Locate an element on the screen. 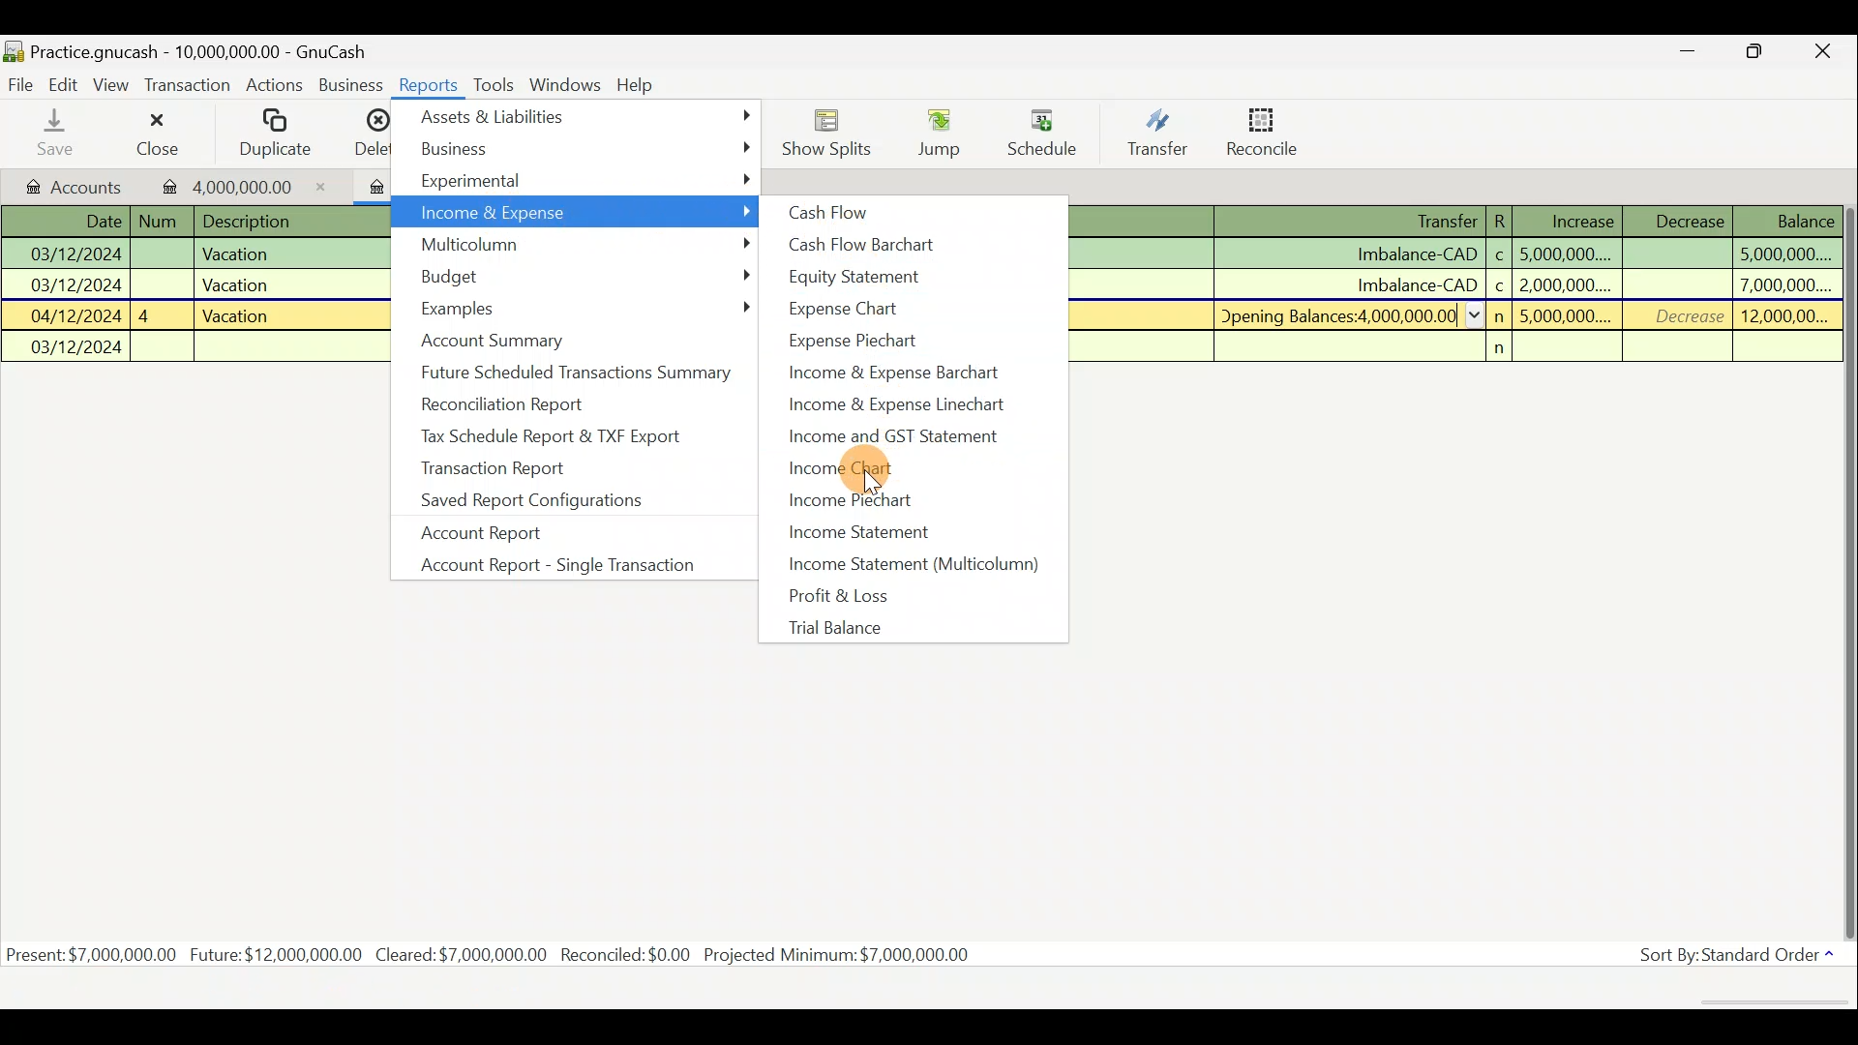 This screenshot has height=1045, width=1858. Description is located at coordinates (248, 223).